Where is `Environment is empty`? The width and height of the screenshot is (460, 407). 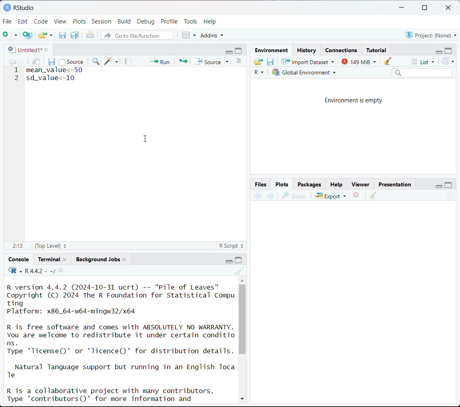 Environment is empty is located at coordinates (354, 101).